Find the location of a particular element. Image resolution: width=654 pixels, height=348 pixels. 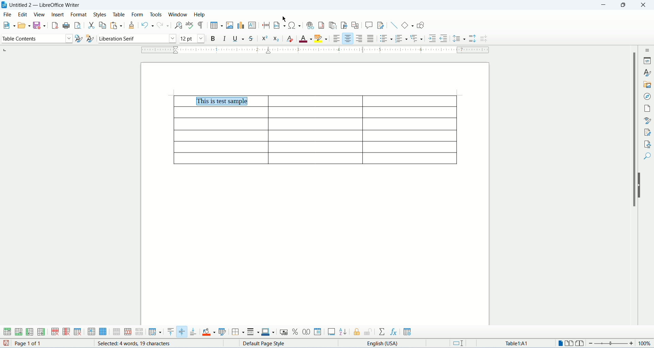

insert caption is located at coordinates (331, 332).